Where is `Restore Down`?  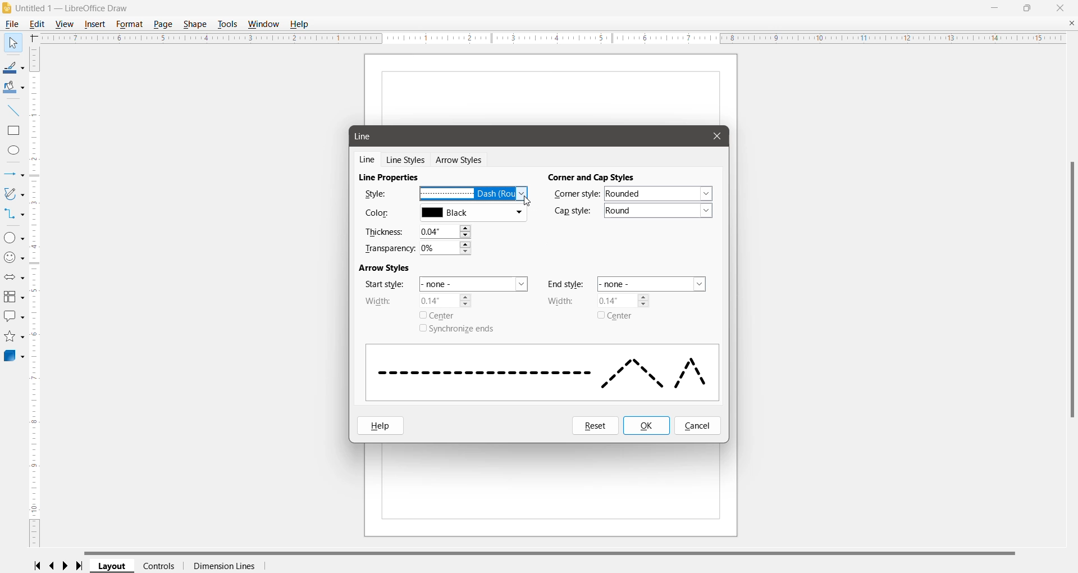 Restore Down is located at coordinates (1028, 8).